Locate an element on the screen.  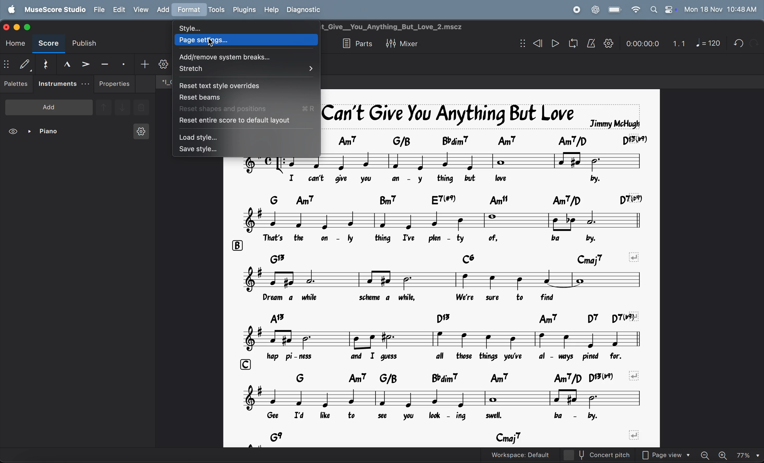
search is located at coordinates (653, 9).